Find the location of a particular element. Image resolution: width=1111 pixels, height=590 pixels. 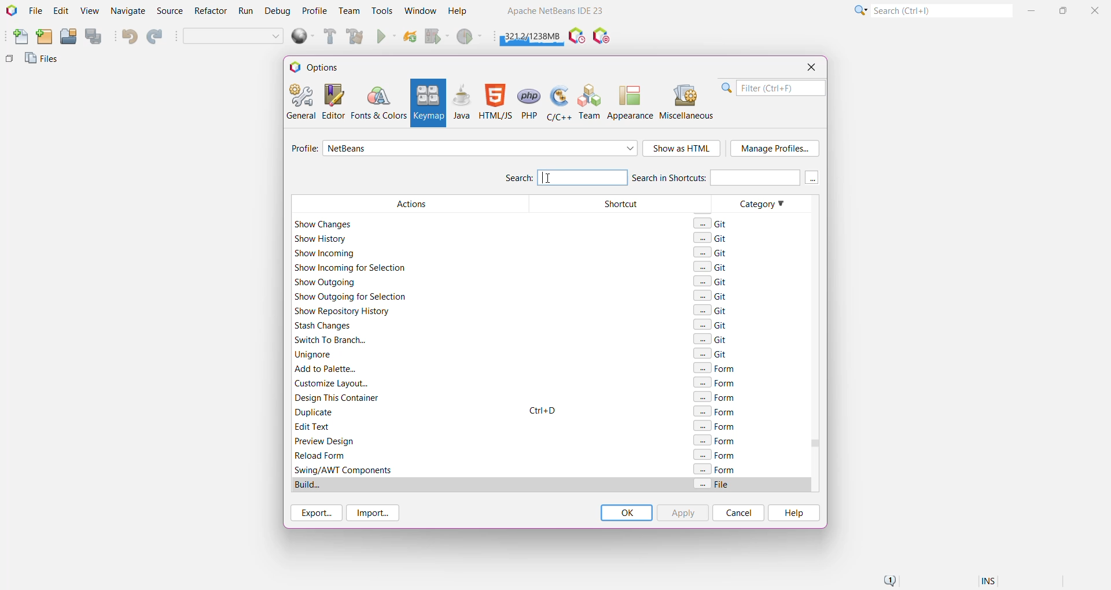

Notifications is located at coordinates (889, 581).